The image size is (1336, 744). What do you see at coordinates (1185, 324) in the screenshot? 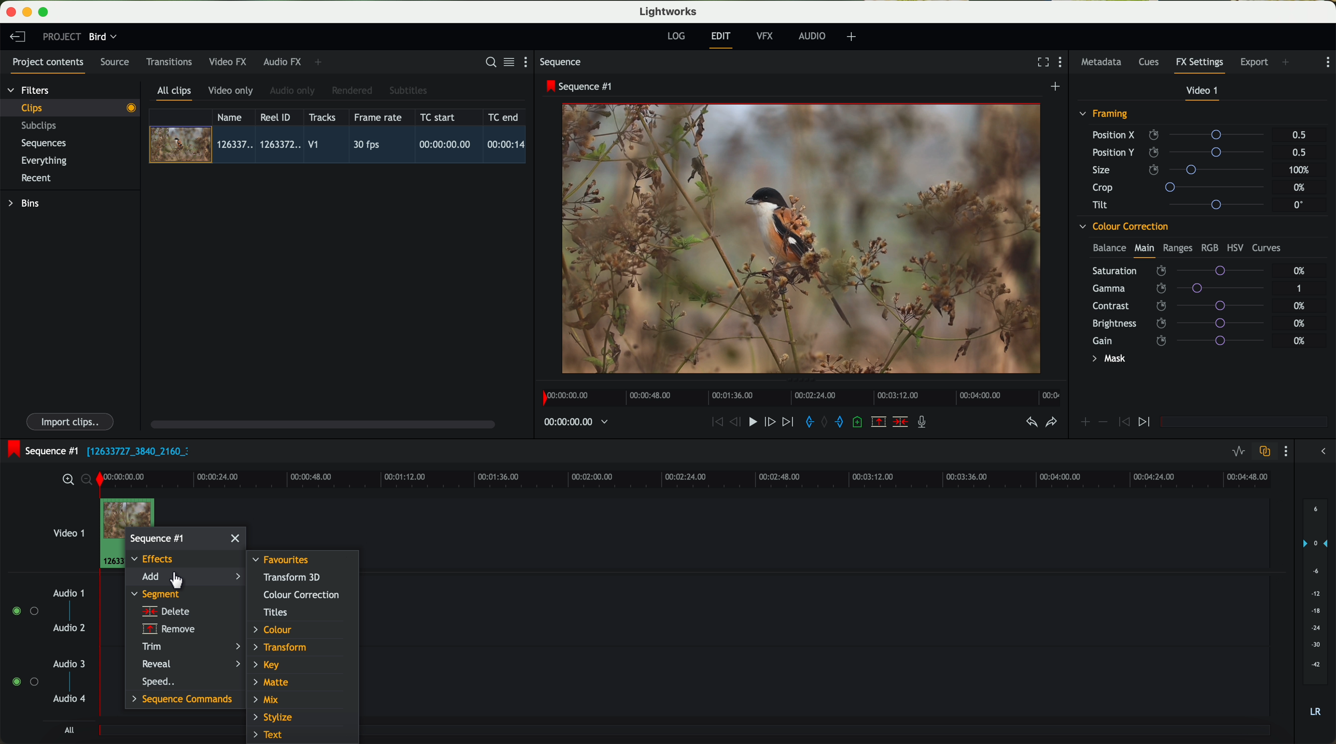
I see `brightness` at bounding box center [1185, 324].